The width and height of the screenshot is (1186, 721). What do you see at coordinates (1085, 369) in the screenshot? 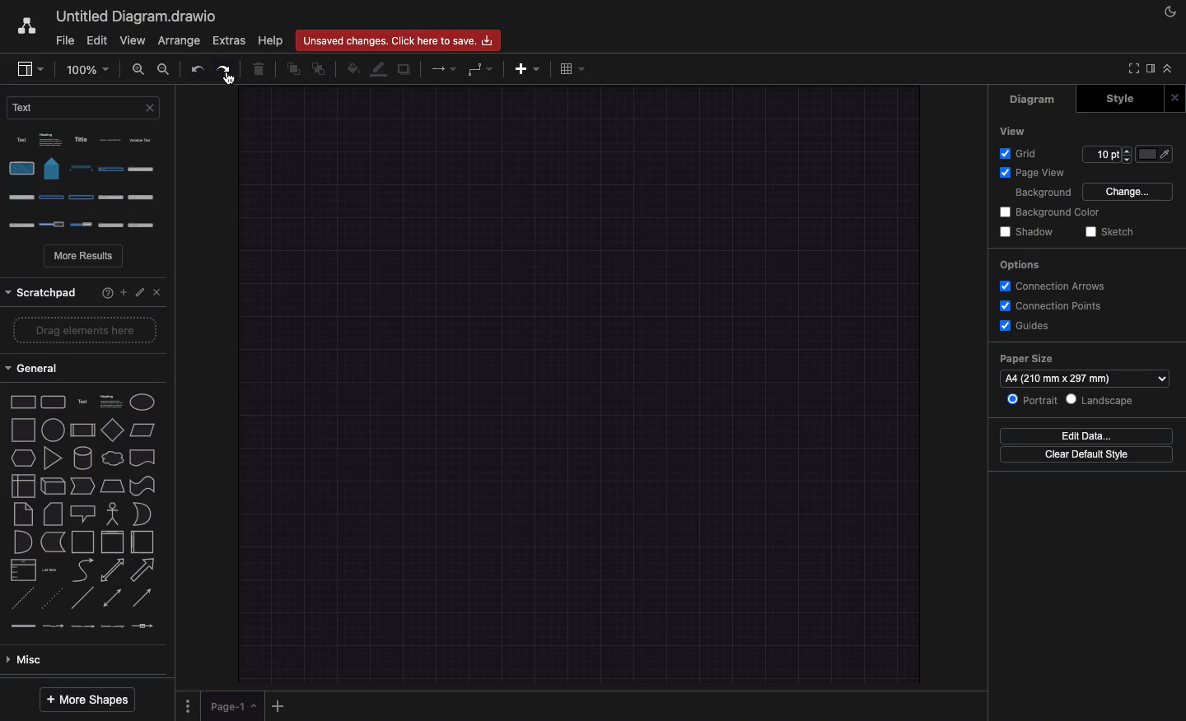
I see `Paper size` at bounding box center [1085, 369].